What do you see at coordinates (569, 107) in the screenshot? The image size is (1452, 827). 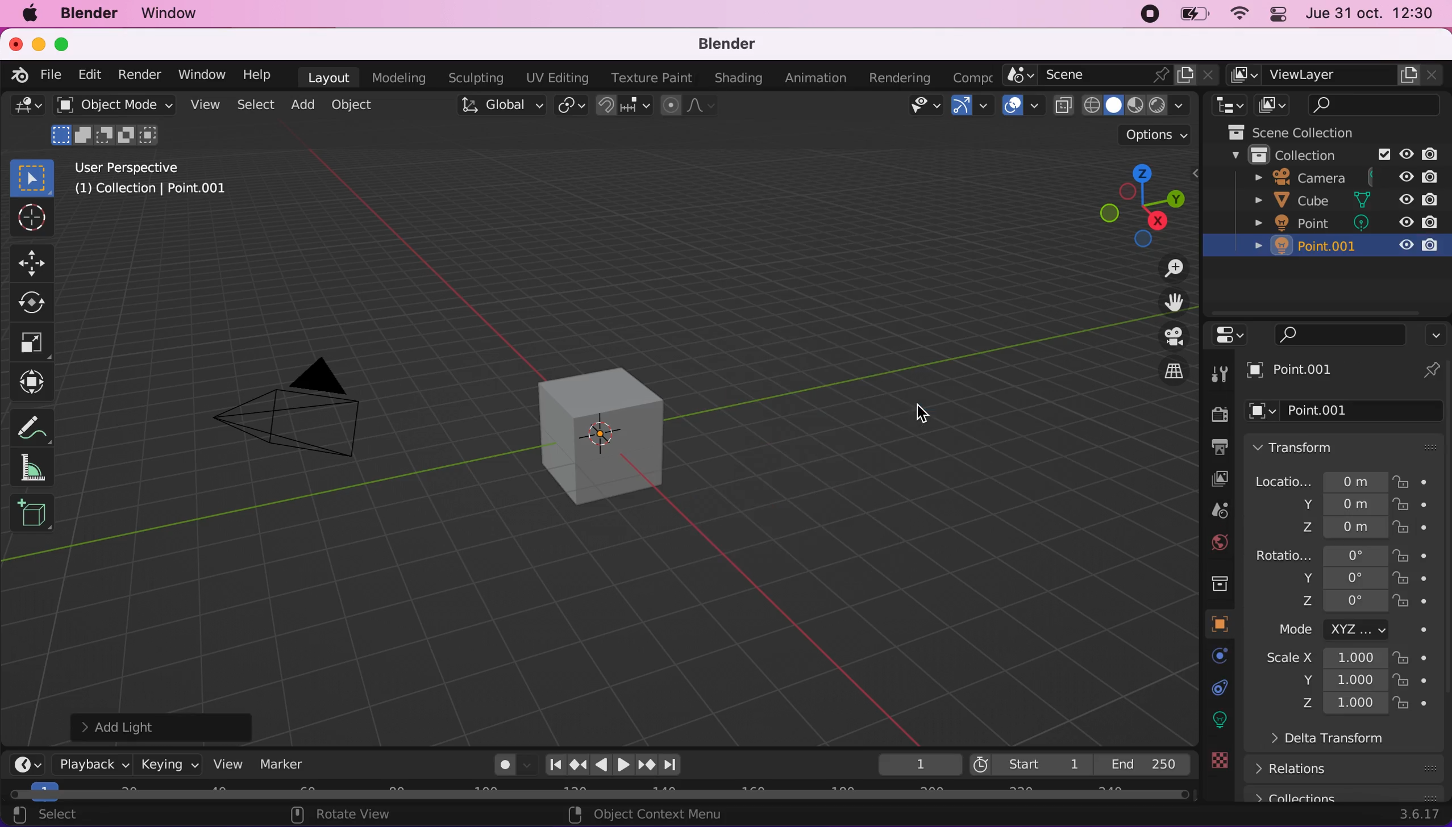 I see `transform pivot points` at bounding box center [569, 107].